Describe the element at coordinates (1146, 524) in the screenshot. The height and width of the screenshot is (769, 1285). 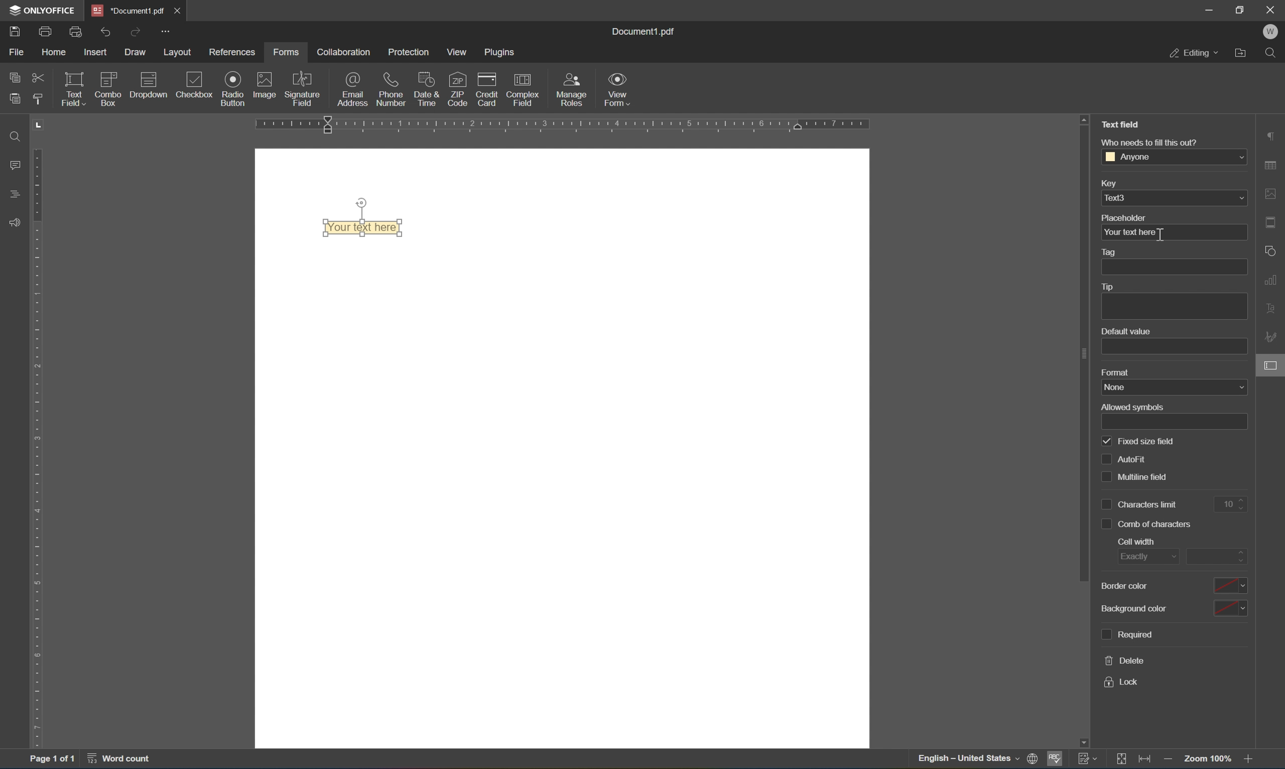
I see `comb of characters` at that location.